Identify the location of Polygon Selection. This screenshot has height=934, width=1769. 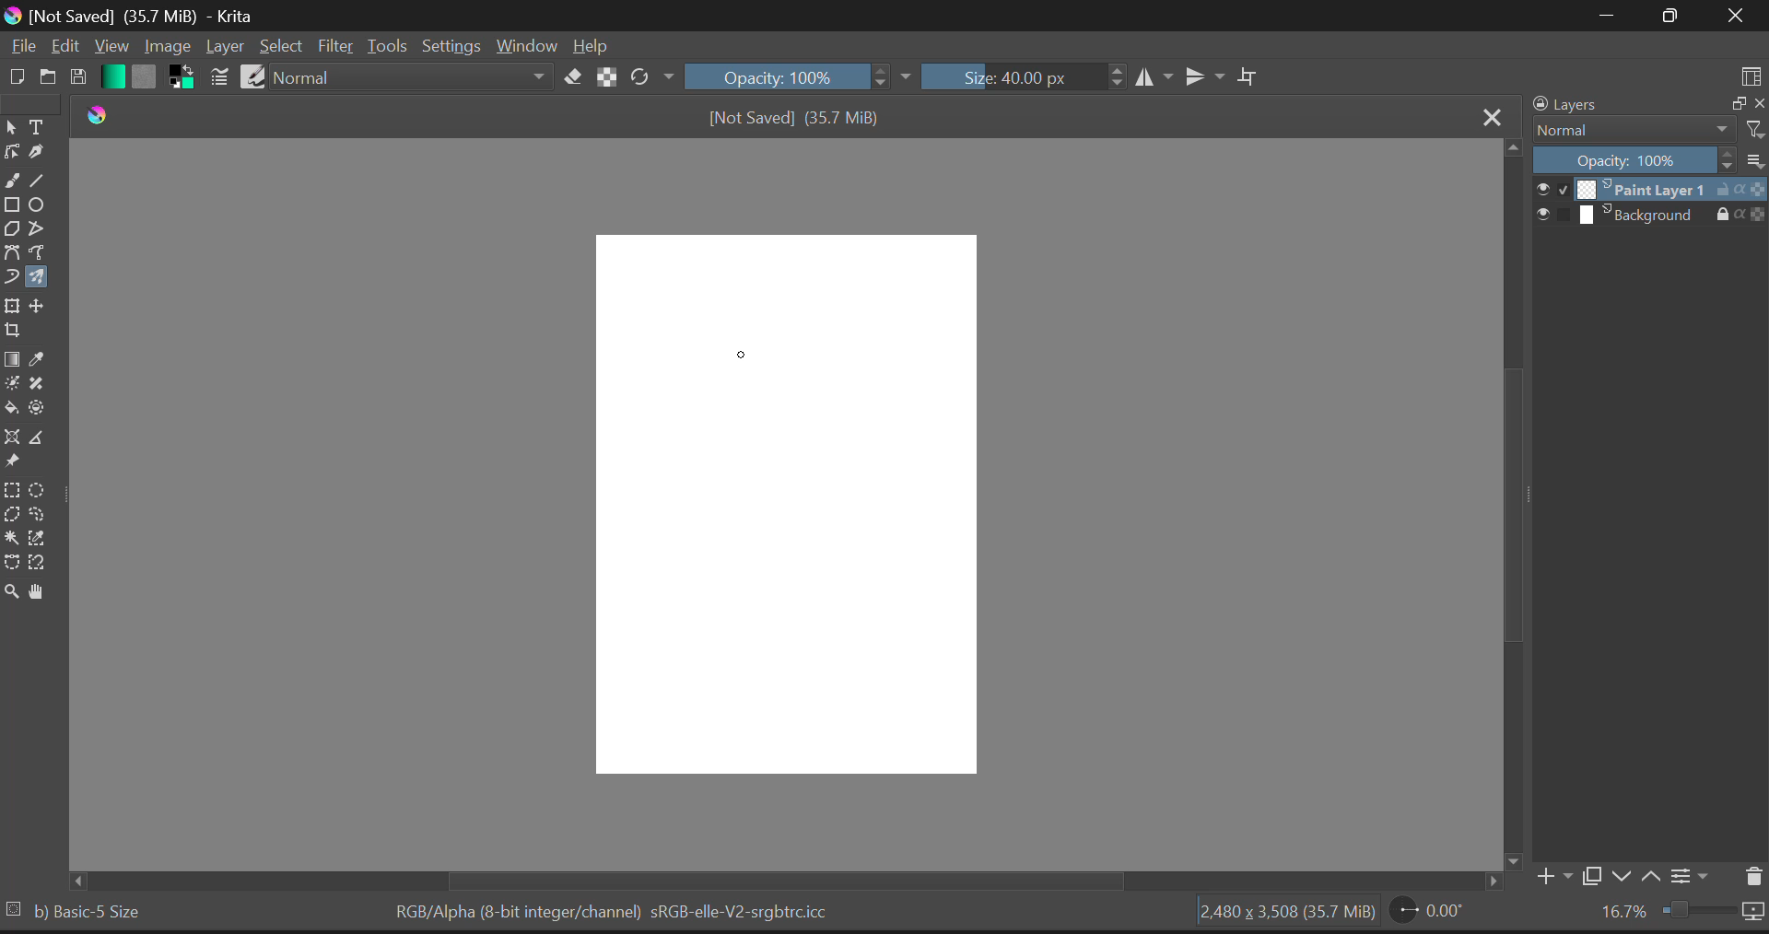
(12, 514).